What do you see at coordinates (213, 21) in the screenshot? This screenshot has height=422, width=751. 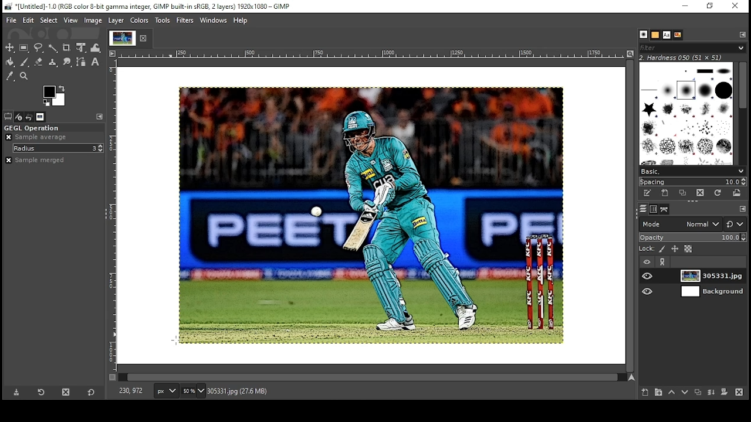 I see `windows` at bounding box center [213, 21].